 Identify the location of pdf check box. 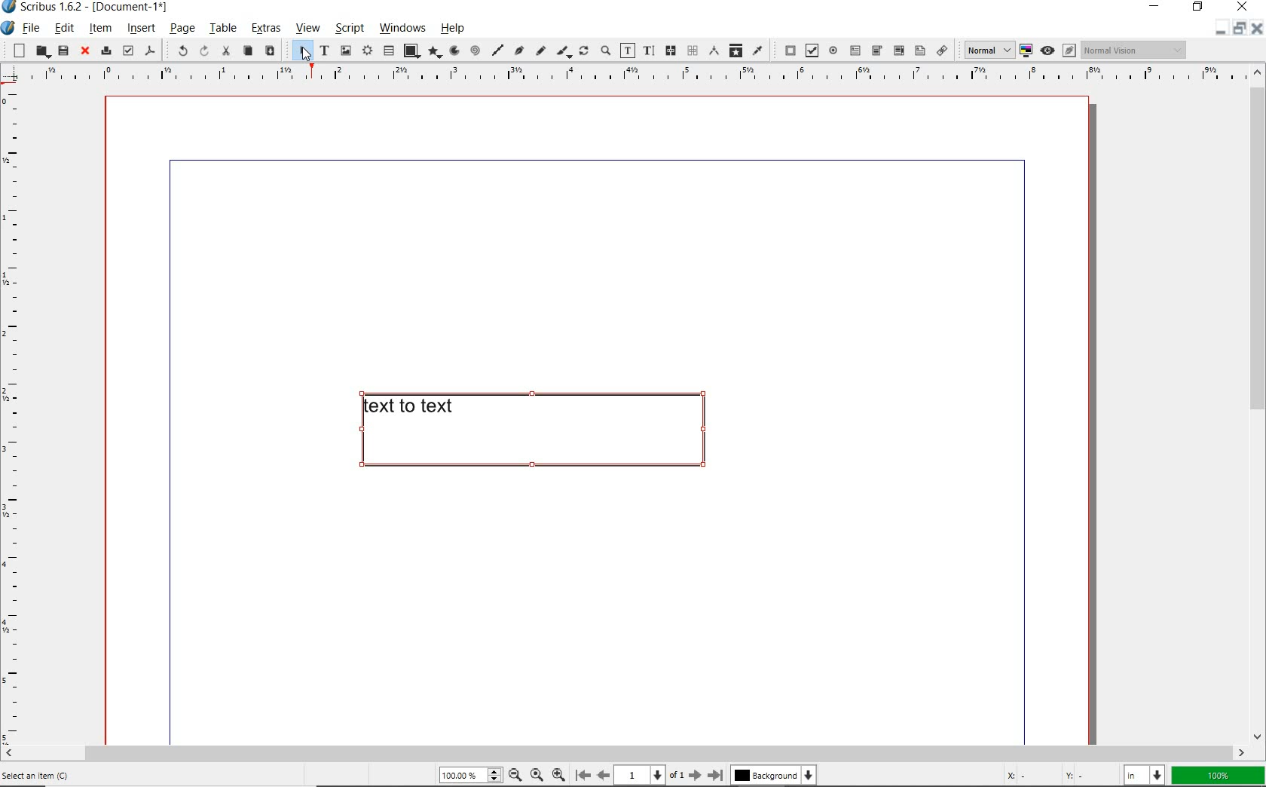
(811, 51).